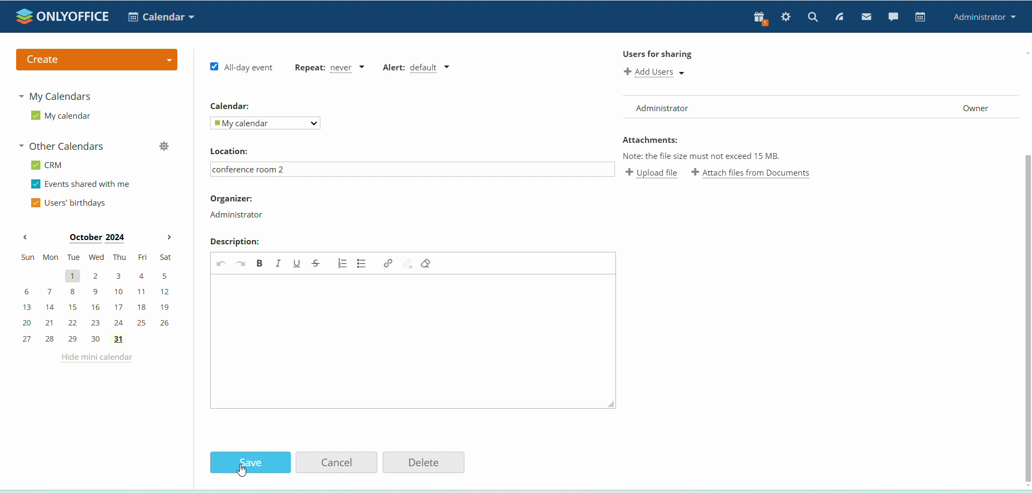  Describe the element at coordinates (163, 148) in the screenshot. I see `manage` at that location.